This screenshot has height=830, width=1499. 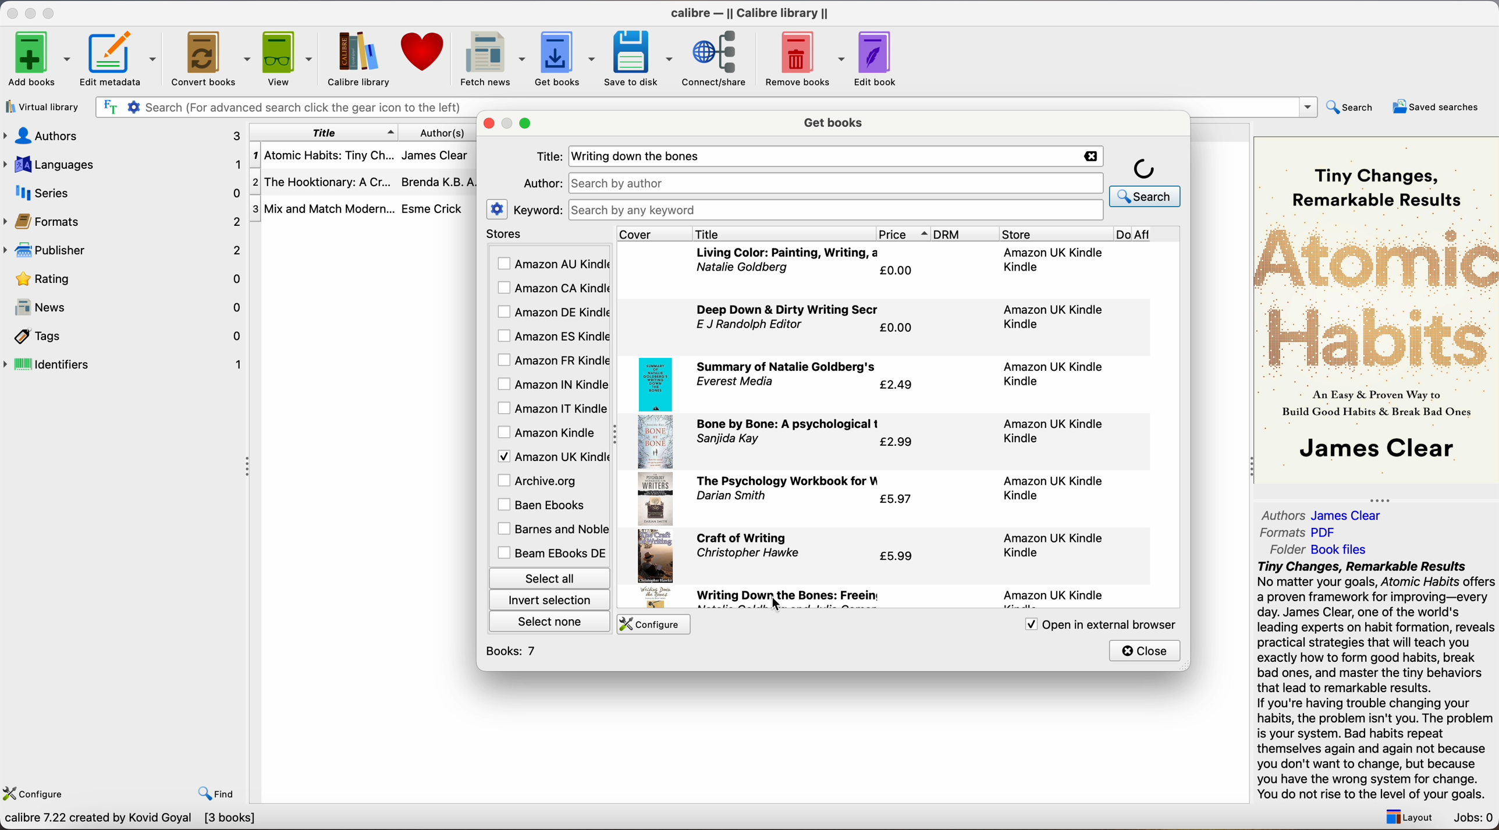 What do you see at coordinates (1149, 235) in the screenshot?
I see `do Af1` at bounding box center [1149, 235].